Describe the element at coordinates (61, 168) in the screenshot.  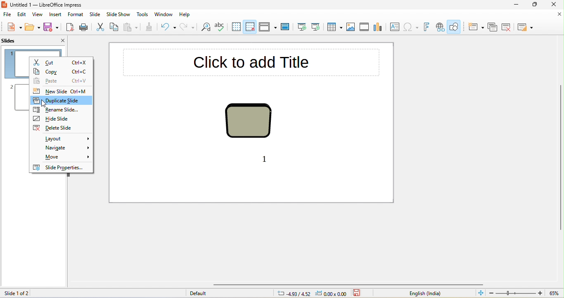
I see `slide properties` at that location.